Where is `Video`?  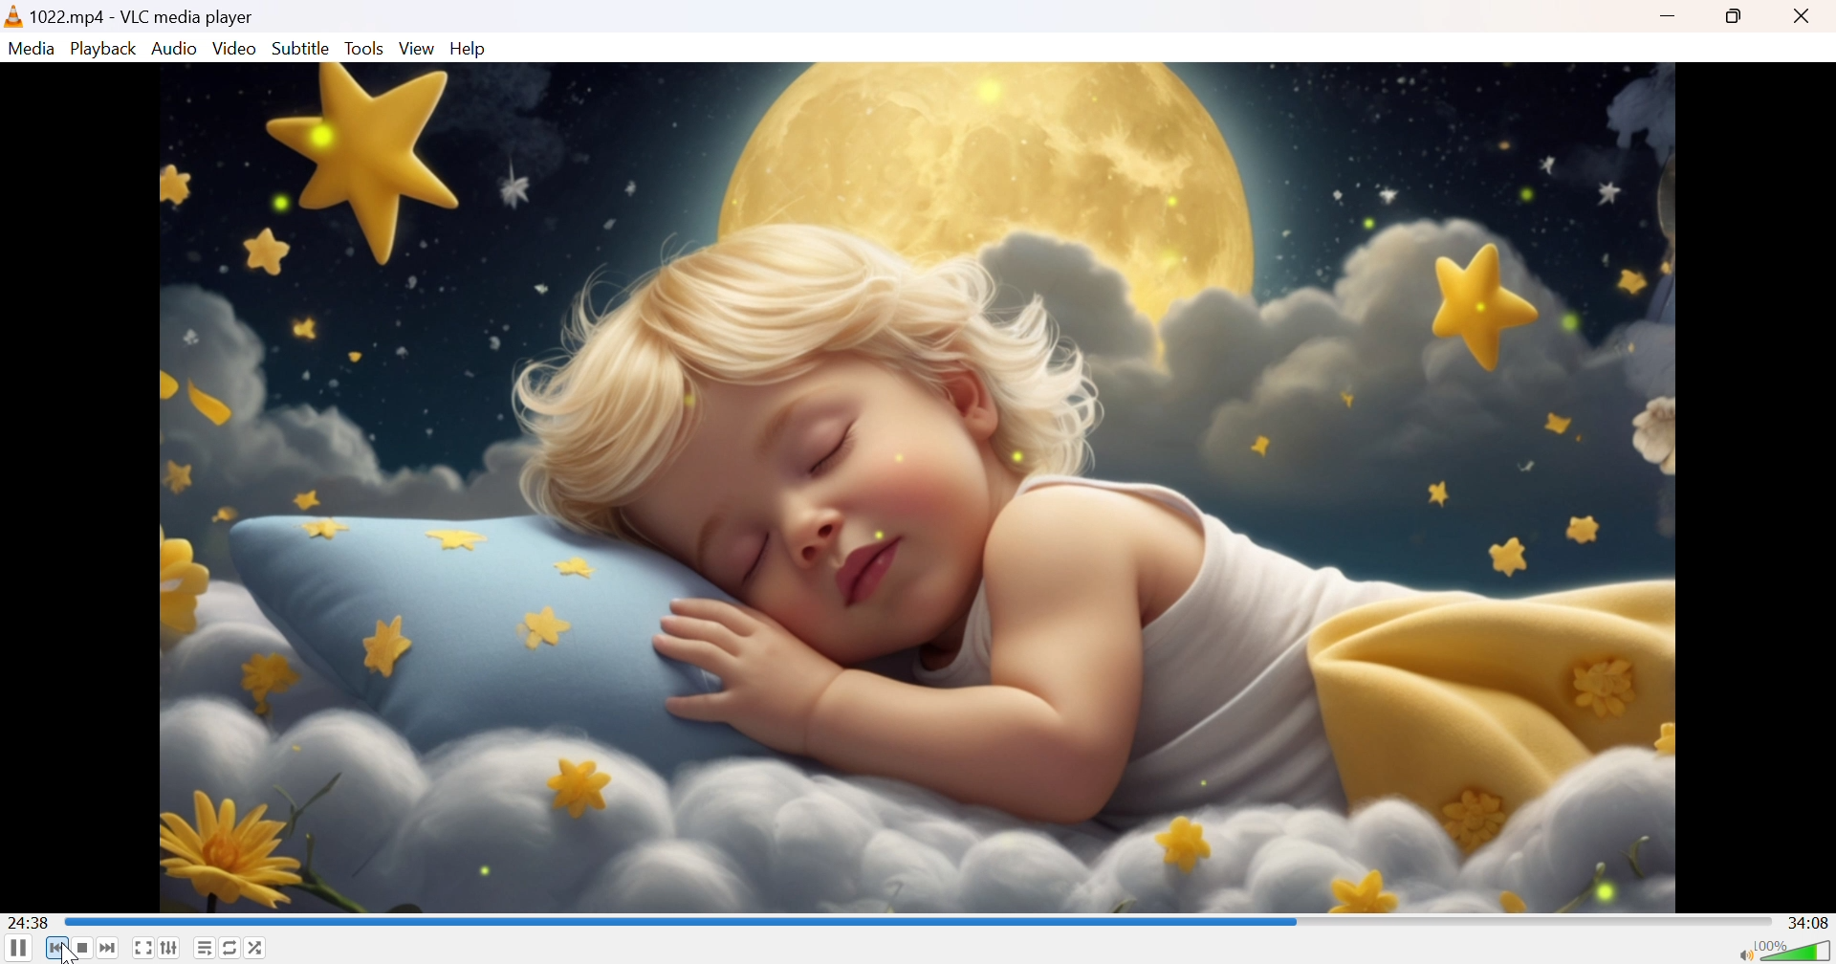 Video is located at coordinates (234, 49).